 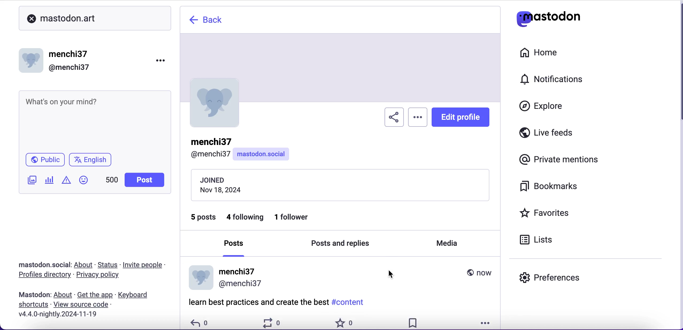 I want to click on 4 following, so click(x=244, y=218).